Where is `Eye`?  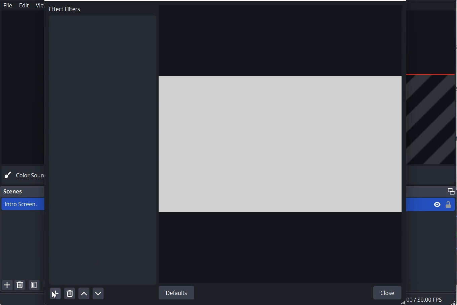 Eye is located at coordinates (437, 204).